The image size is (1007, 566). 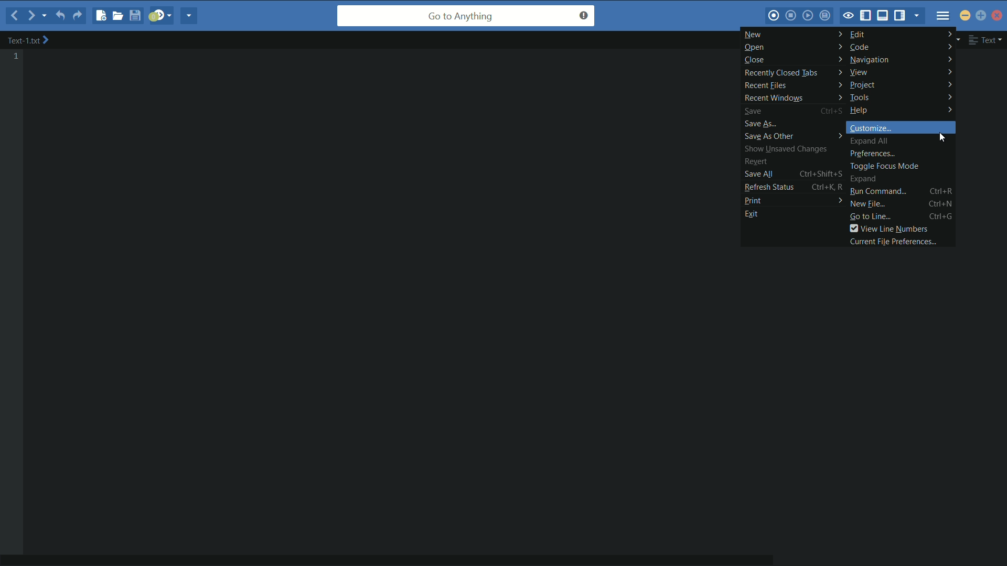 What do you see at coordinates (30, 14) in the screenshot?
I see `forward` at bounding box center [30, 14].